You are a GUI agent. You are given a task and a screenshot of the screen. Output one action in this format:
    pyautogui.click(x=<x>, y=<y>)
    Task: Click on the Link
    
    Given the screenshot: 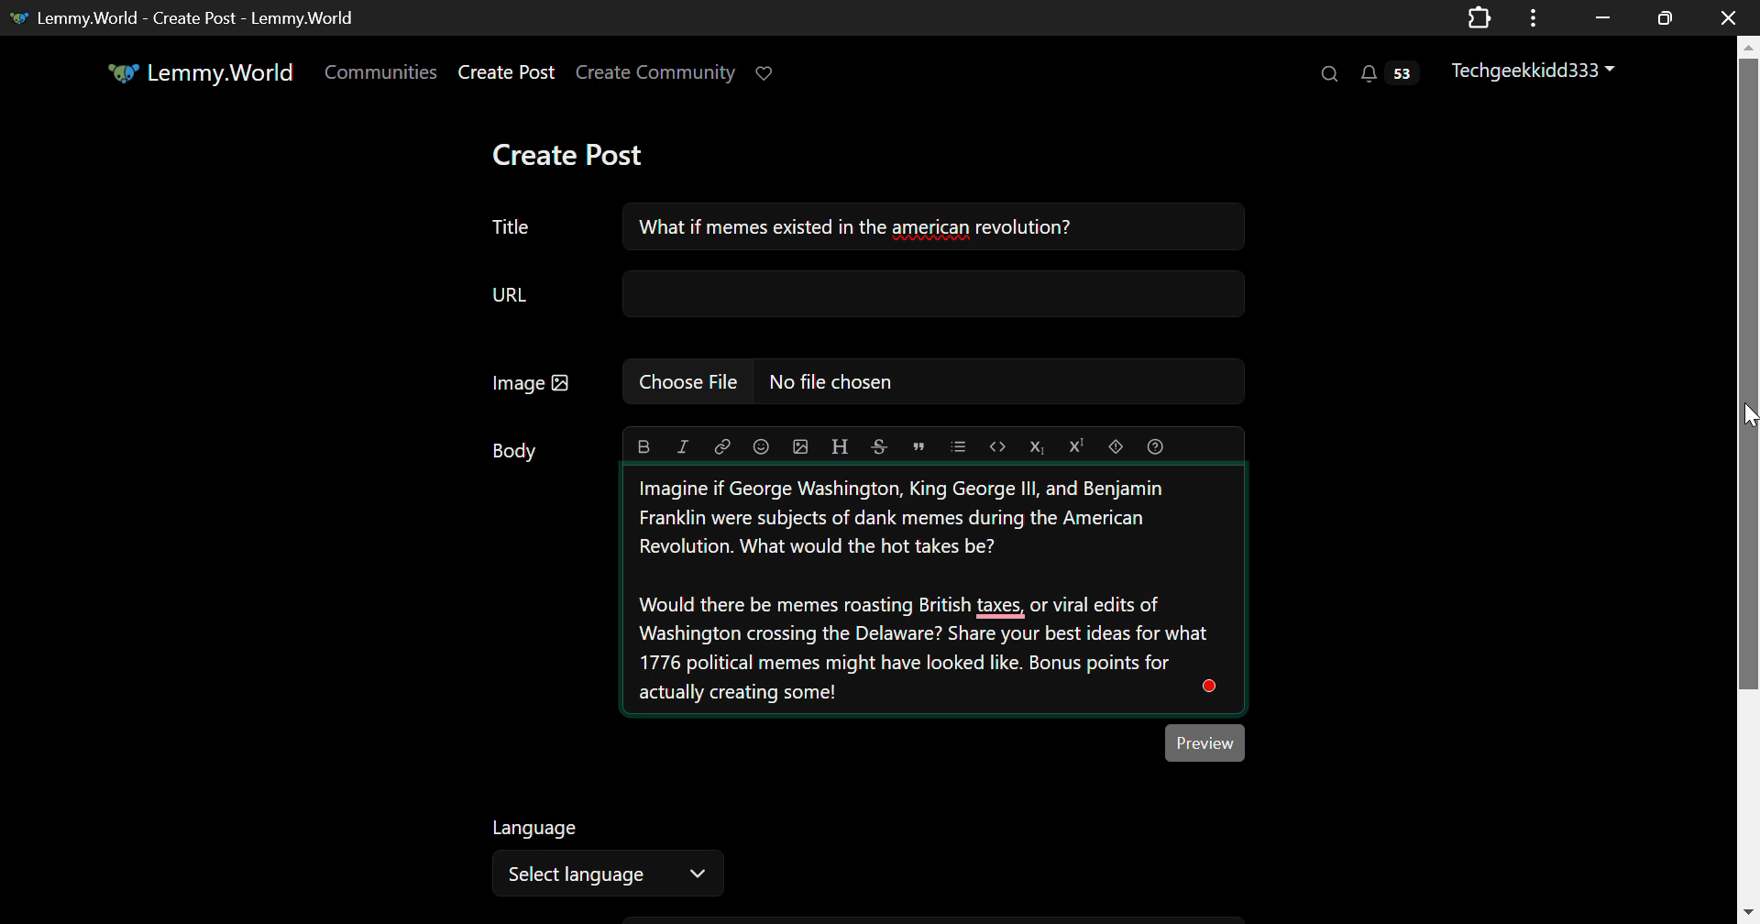 What is the action you would take?
    pyautogui.click(x=722, y=445)
    